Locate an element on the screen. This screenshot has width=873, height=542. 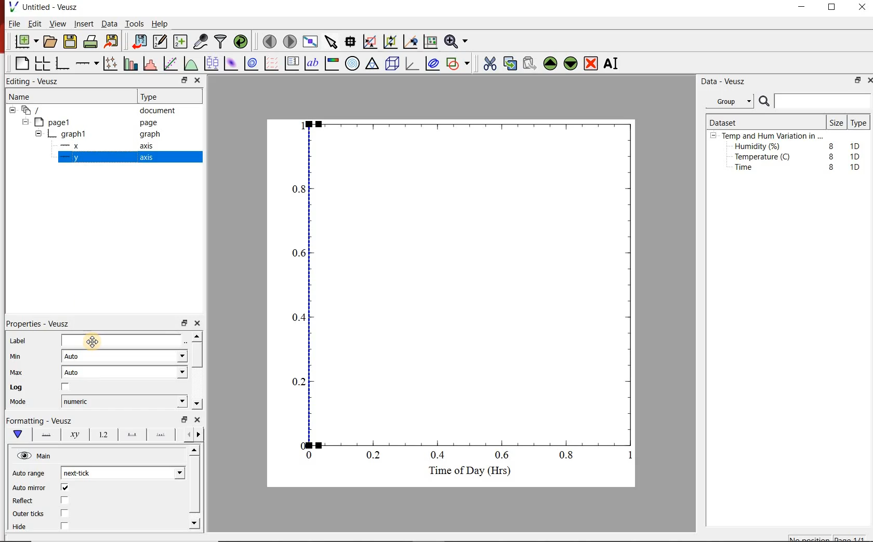
Remove the selected widget is located at coordinates (592, 63).